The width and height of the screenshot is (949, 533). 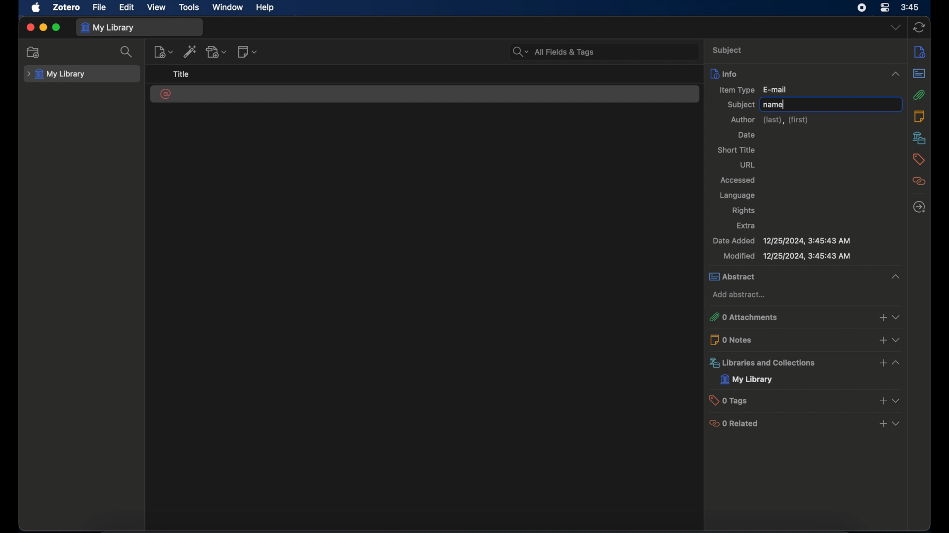 I want to click on 0 notes, so click(x=807, y=339).